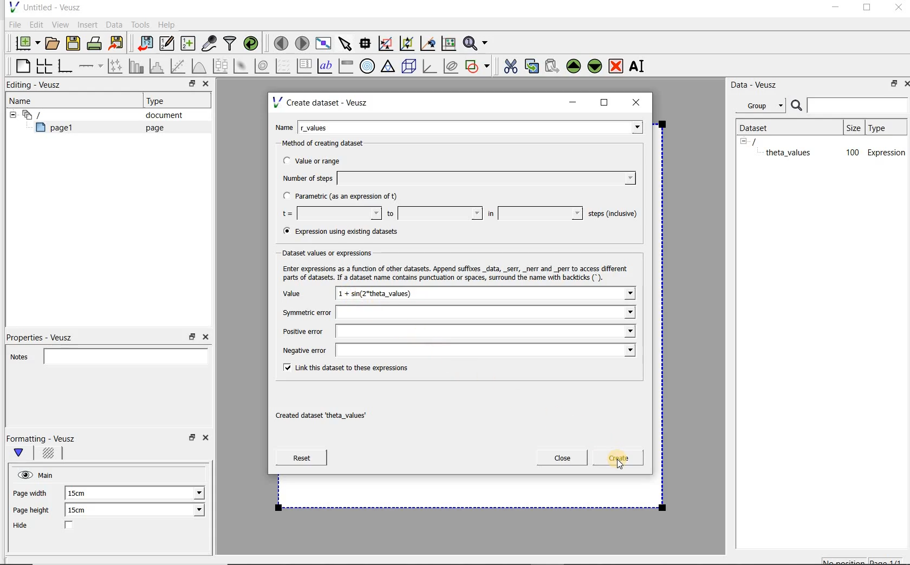  What do you see at coordinates (345, 196) in the screenshot?
I see `Parametric (as an expression of t)` at bounding box center [345, 196].